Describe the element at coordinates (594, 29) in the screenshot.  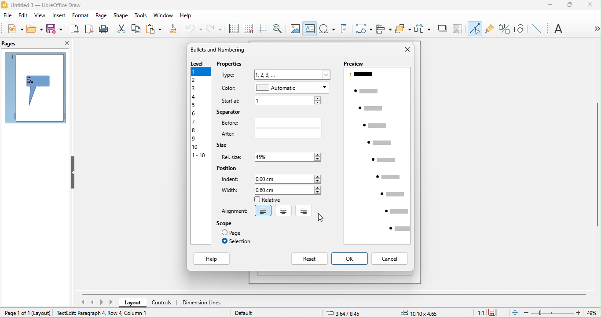
I see `option` at that location.